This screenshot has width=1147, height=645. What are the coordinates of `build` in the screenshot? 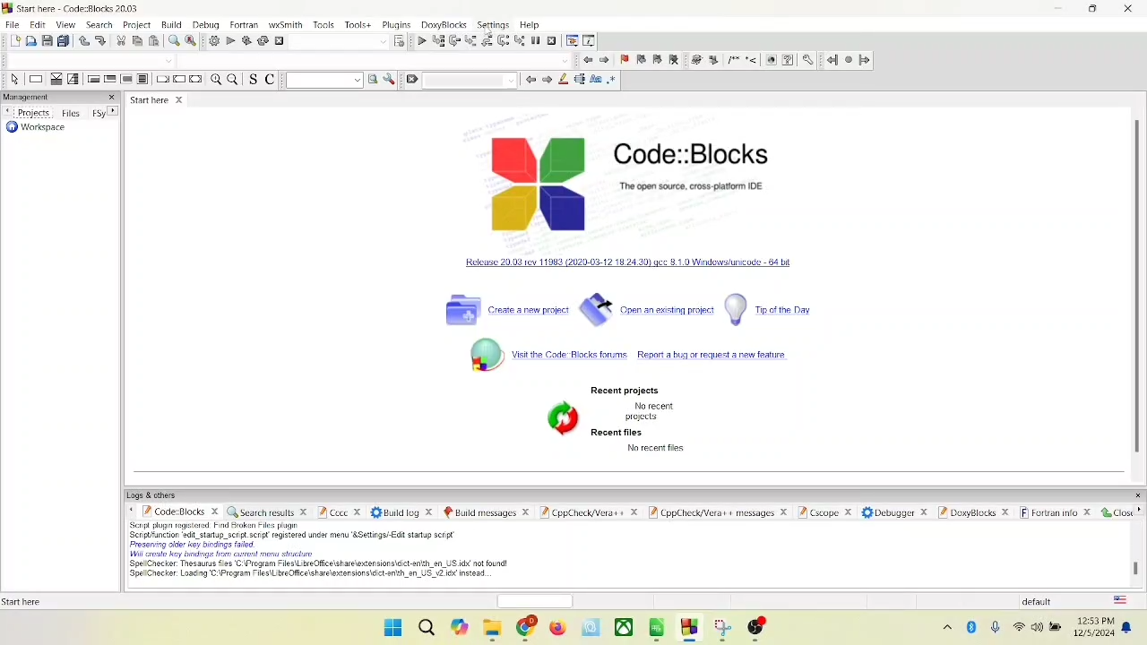 It's located at (172, 23).